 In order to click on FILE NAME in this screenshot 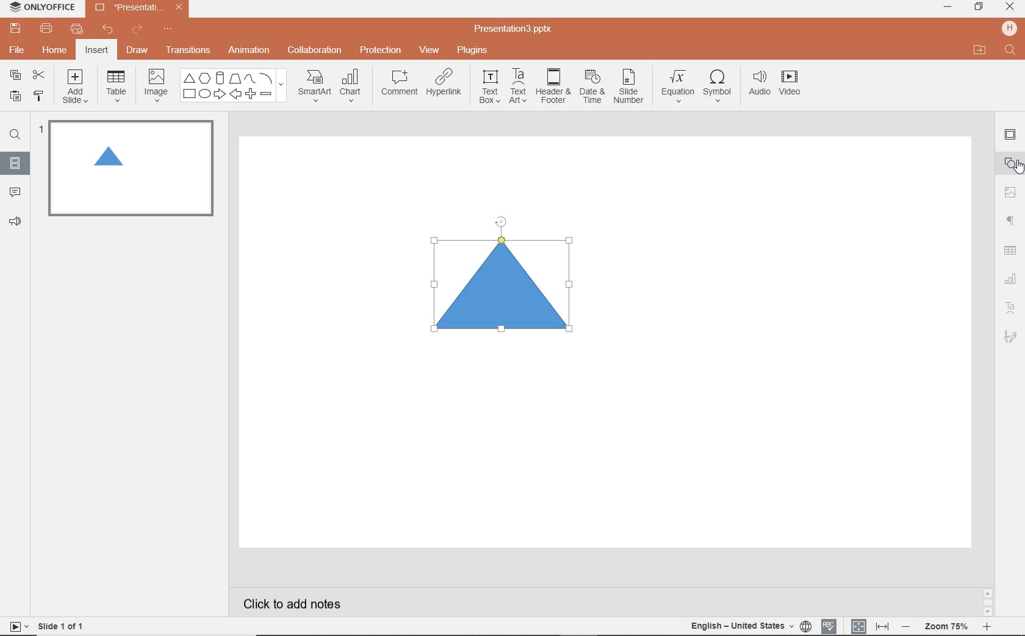, I will do `click(515, 29)`.